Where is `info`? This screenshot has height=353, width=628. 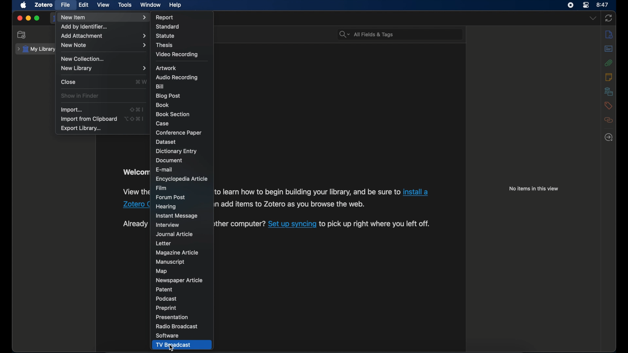
info is located at coordinates (610, 34).